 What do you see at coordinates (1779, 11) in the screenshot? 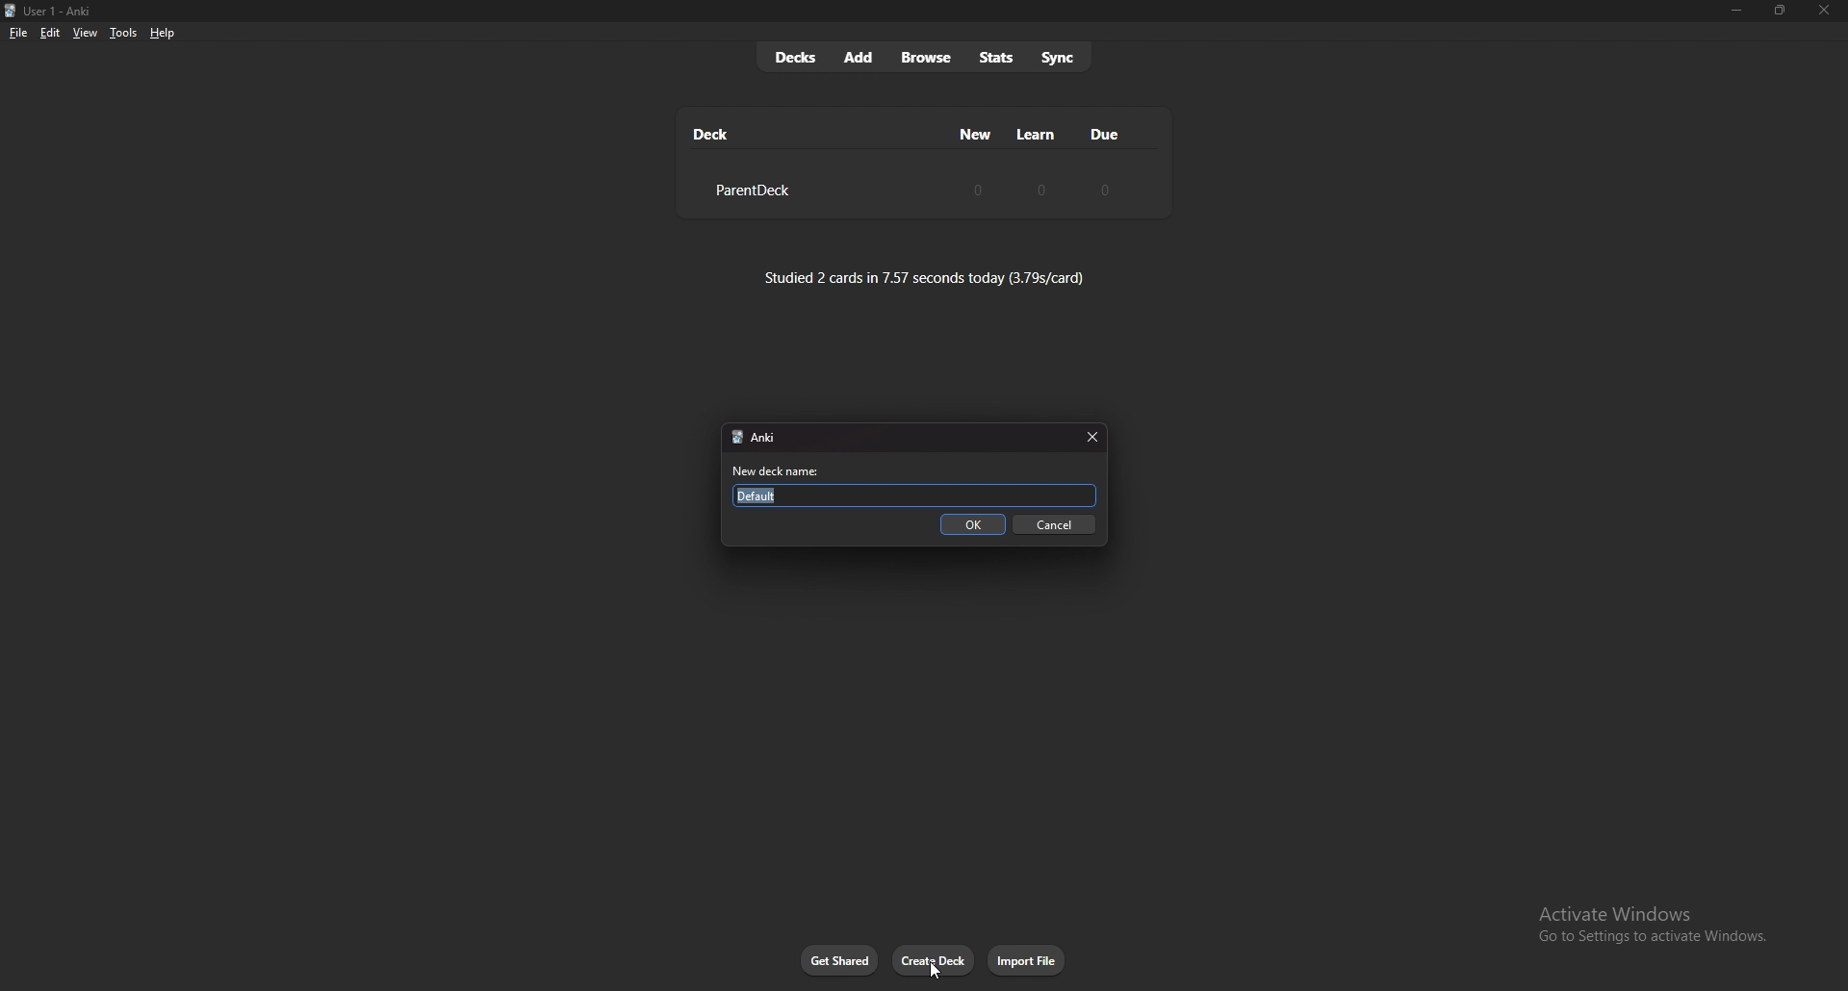
I see `Maximize/resize` at bounding box center [1779, 11].